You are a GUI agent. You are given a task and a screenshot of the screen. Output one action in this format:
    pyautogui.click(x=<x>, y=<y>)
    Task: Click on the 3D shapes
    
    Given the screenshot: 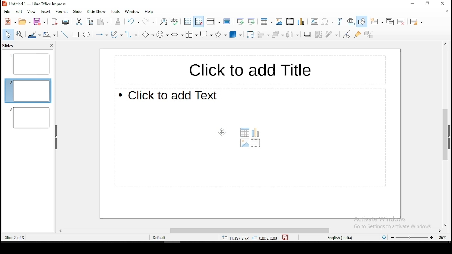 What is the action you would take?
    pyautogui.click(x=236, y=35)
    